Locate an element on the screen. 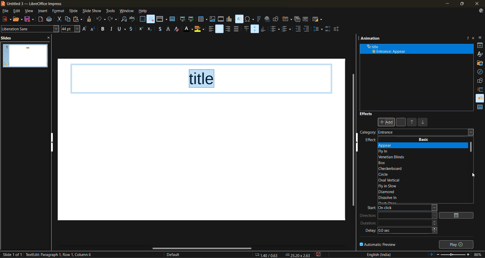 The image size is (485, 258). bold is located at coordinates (103, 29).